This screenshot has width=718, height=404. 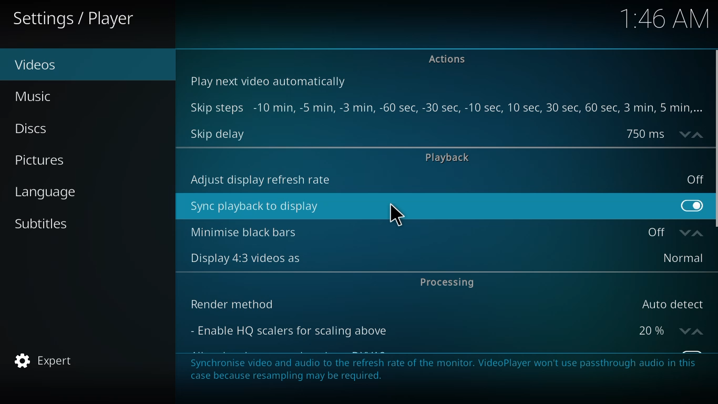 I want to click on subtitles, so click(x=46, y=223).